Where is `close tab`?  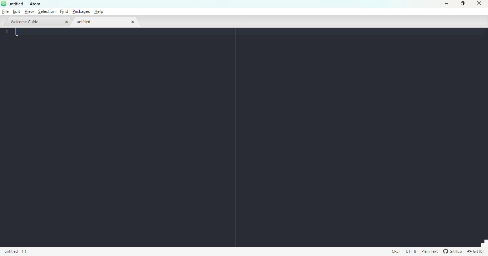 close tab is located at coordinates (133, 22).